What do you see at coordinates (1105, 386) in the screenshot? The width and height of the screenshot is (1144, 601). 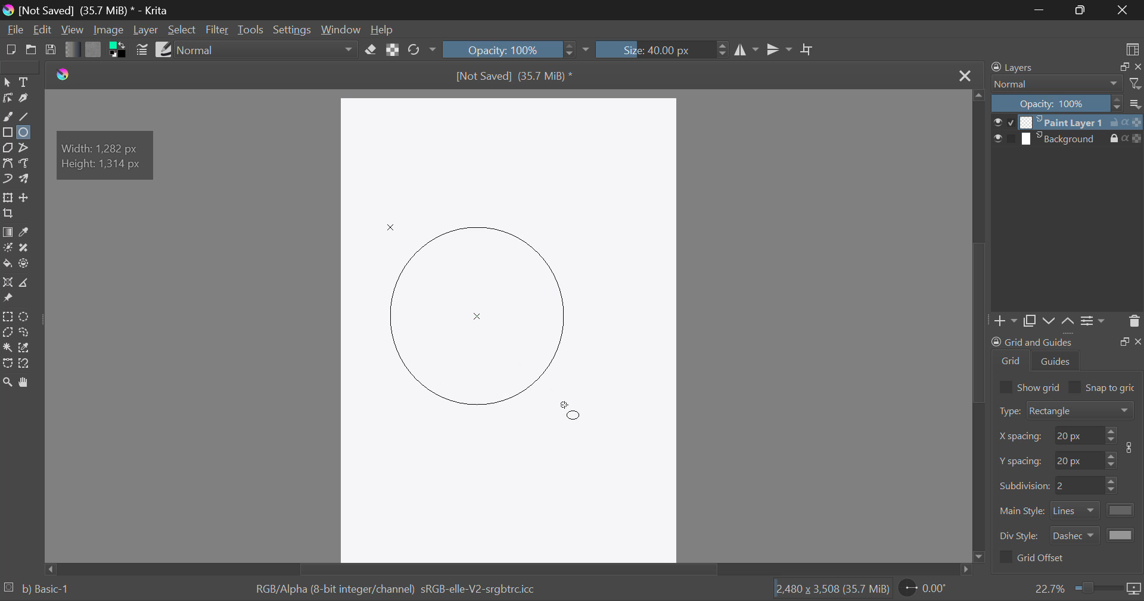 I see `Snap to grid` at bounding box center [1105, 386].